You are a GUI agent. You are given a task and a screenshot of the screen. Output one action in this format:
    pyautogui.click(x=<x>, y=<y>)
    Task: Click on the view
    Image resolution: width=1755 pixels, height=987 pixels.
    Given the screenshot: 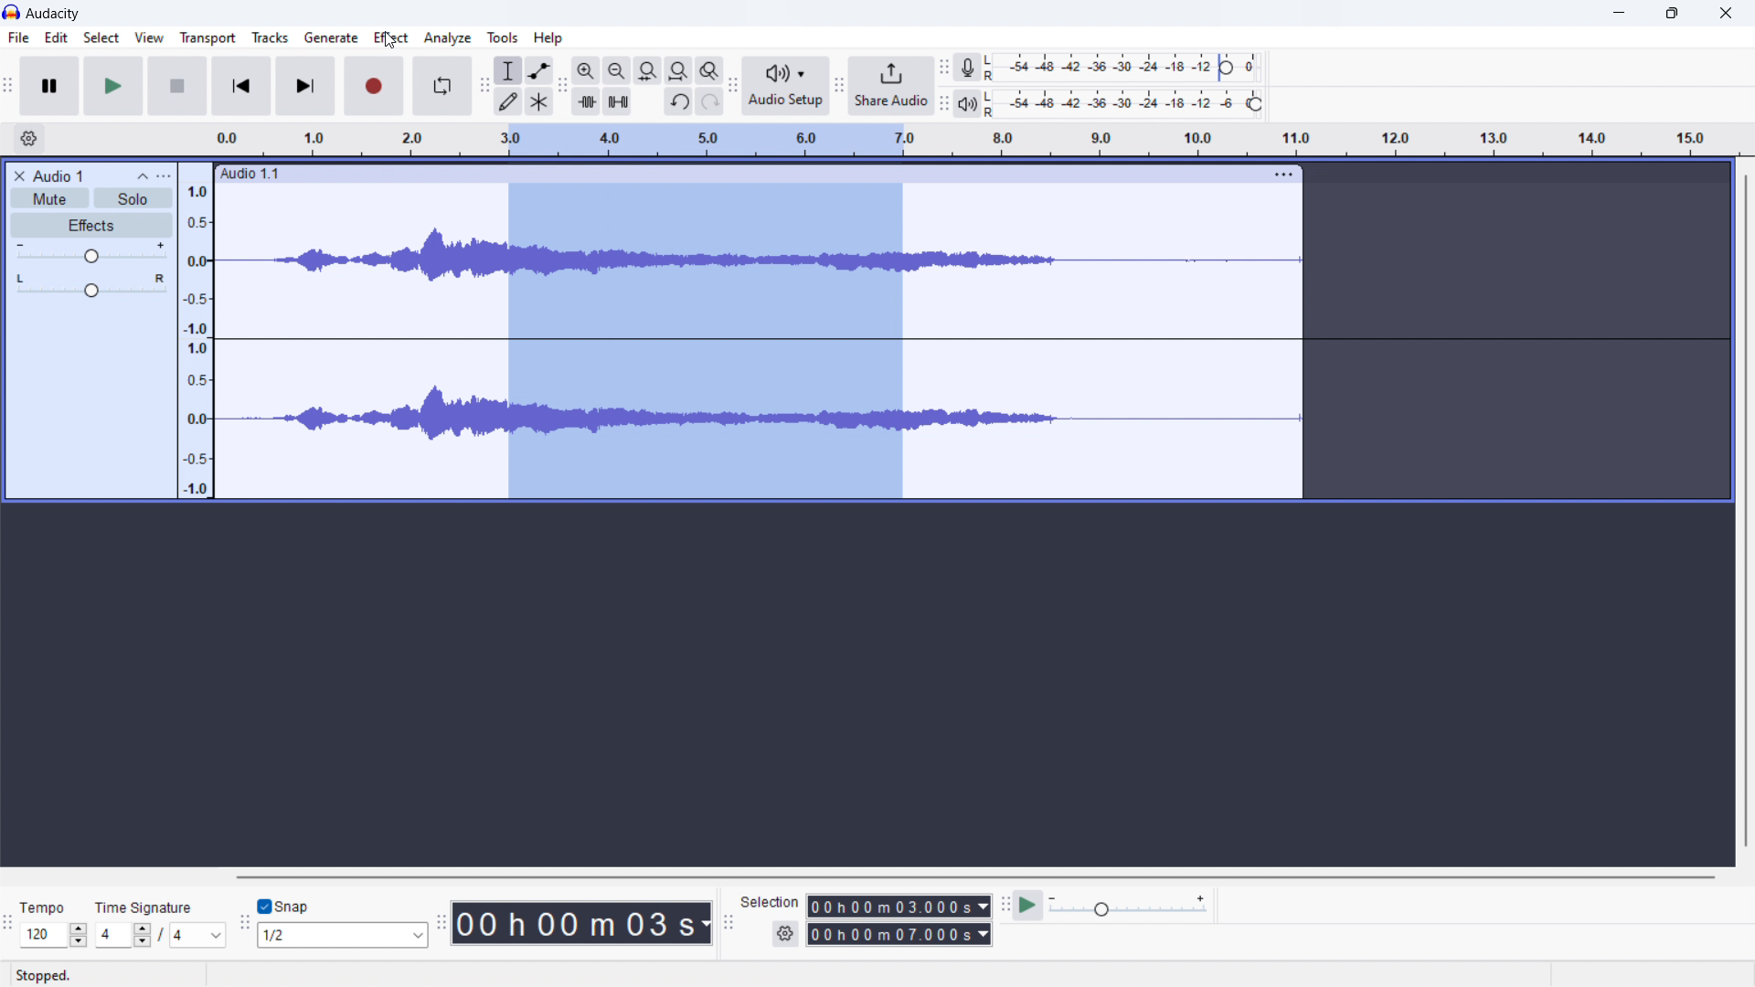 What is the action you would take?
    pyautogui.click(x=149, y=37)
    